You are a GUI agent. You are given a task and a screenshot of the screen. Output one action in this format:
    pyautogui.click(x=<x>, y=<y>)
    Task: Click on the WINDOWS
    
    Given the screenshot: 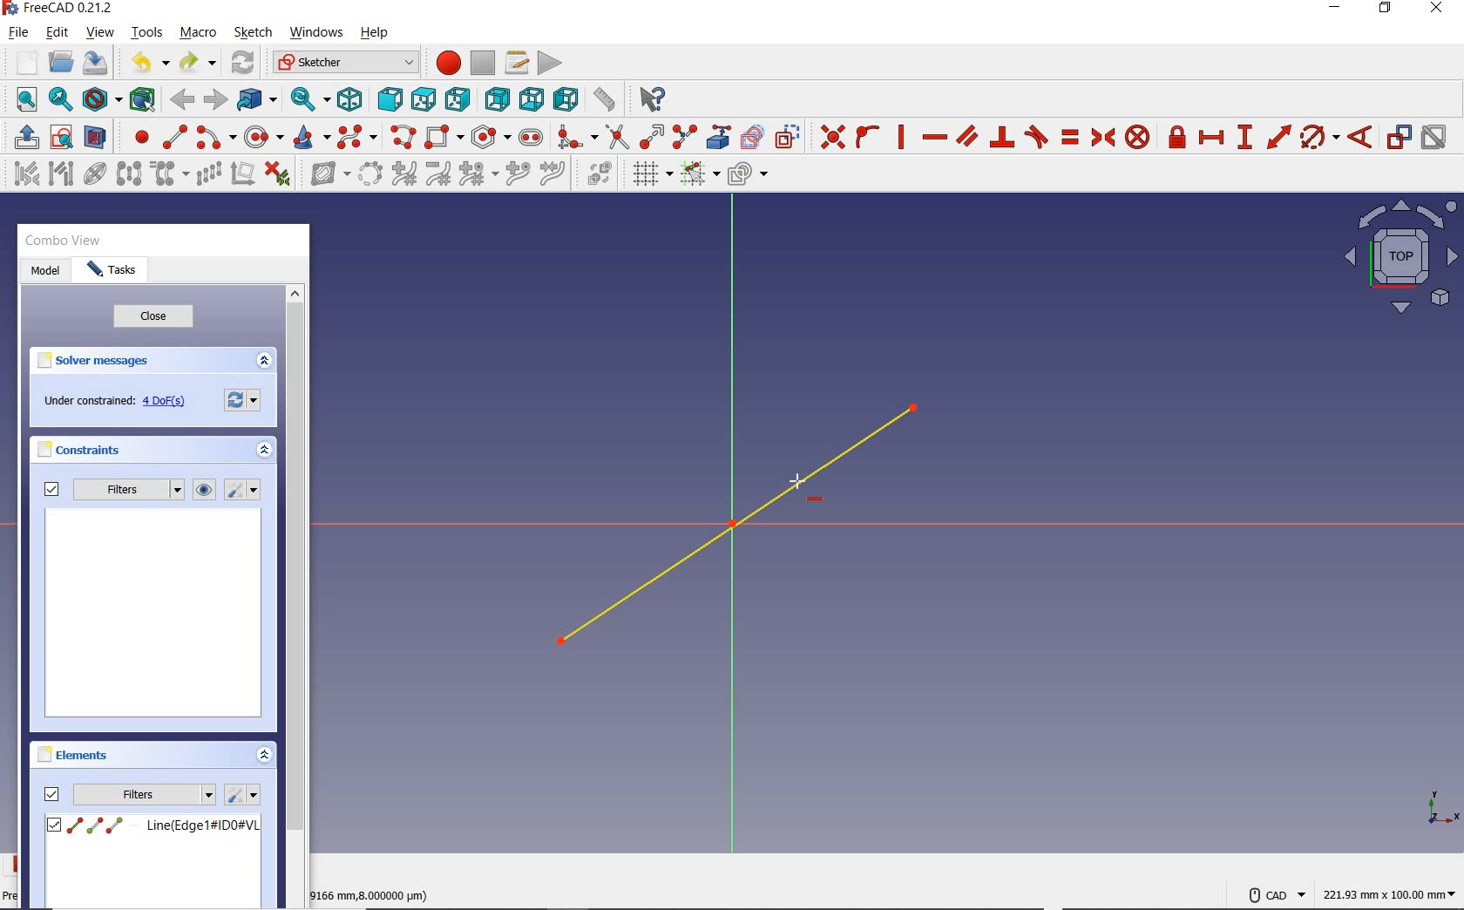 What is the action you would take?
    pyautogui.click(x=315, y=31)
    